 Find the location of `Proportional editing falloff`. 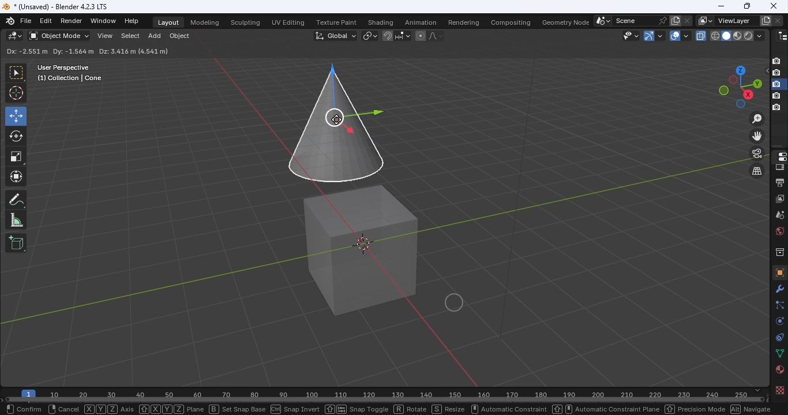

Proportional editing falloff is located at coordinates (437, 37).